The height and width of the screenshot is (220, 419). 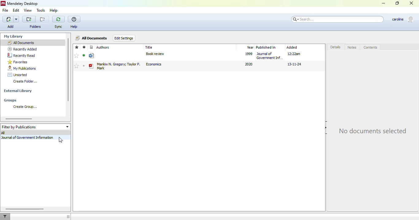 What do you see at coordinates (13, 36) in the screenshot?
I see `my library` at bounding box center [13, 36].